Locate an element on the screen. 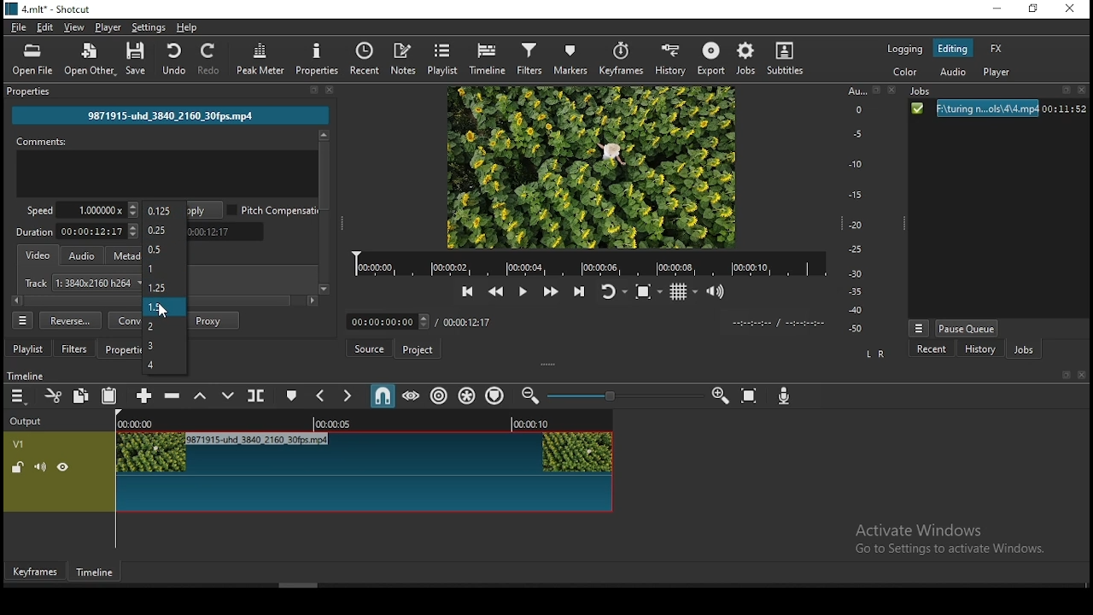  properties menu is located at coordinates (23, 320).